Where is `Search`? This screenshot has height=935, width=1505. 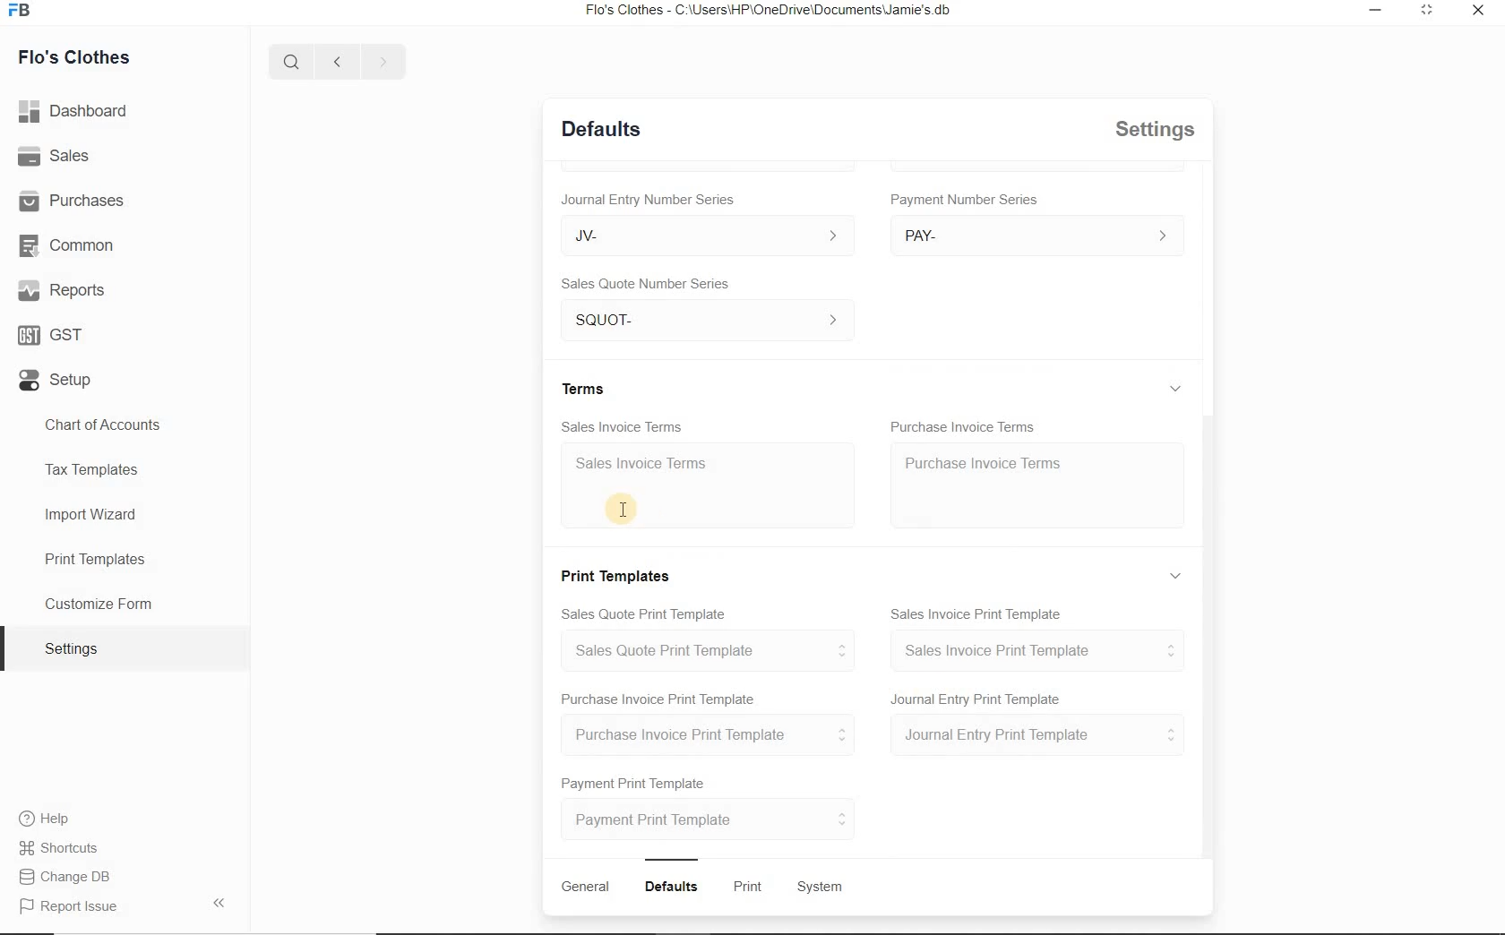
Search is located at coordinates (292, 60).